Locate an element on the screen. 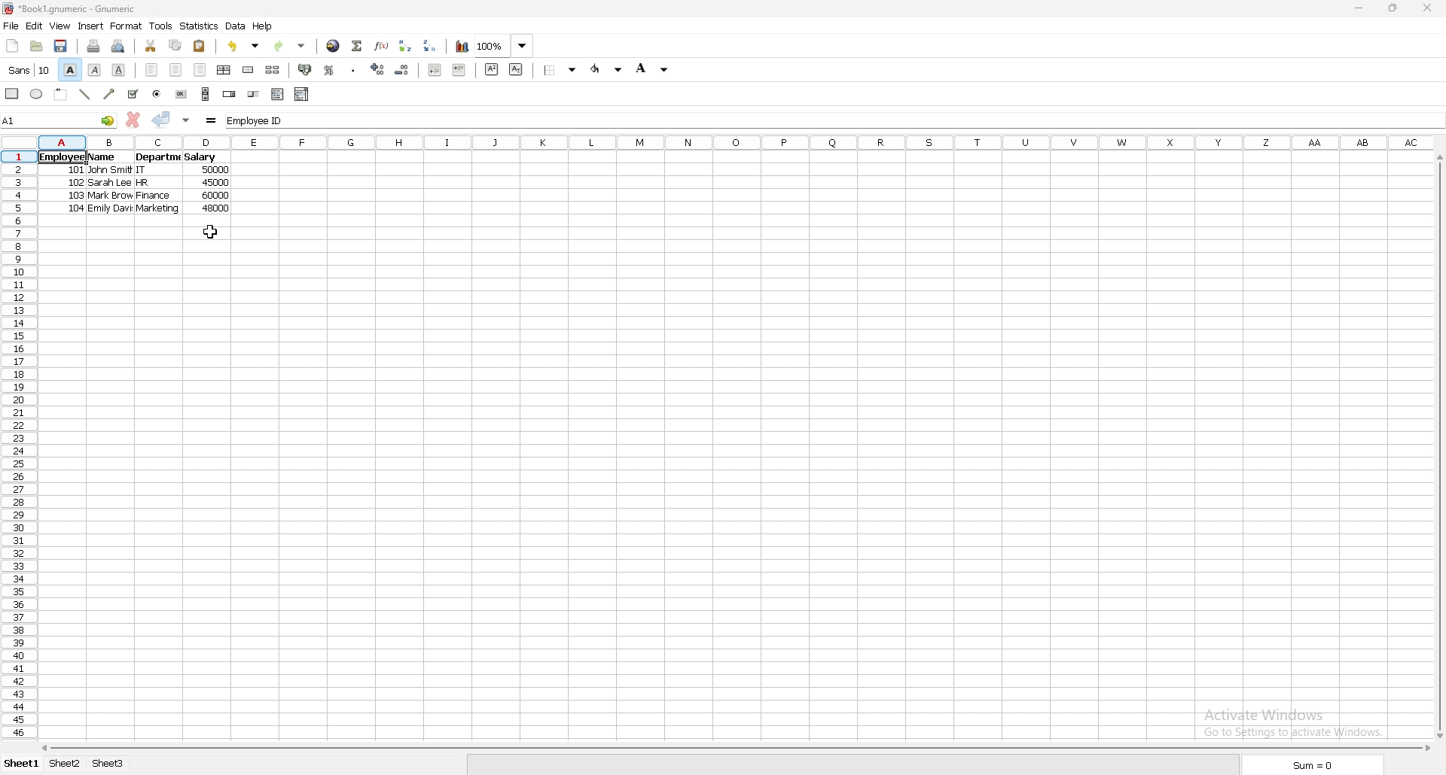 Image resolution: width=1446 pixels, height=775 pixels. 101 is located at coordinates (73, 171).